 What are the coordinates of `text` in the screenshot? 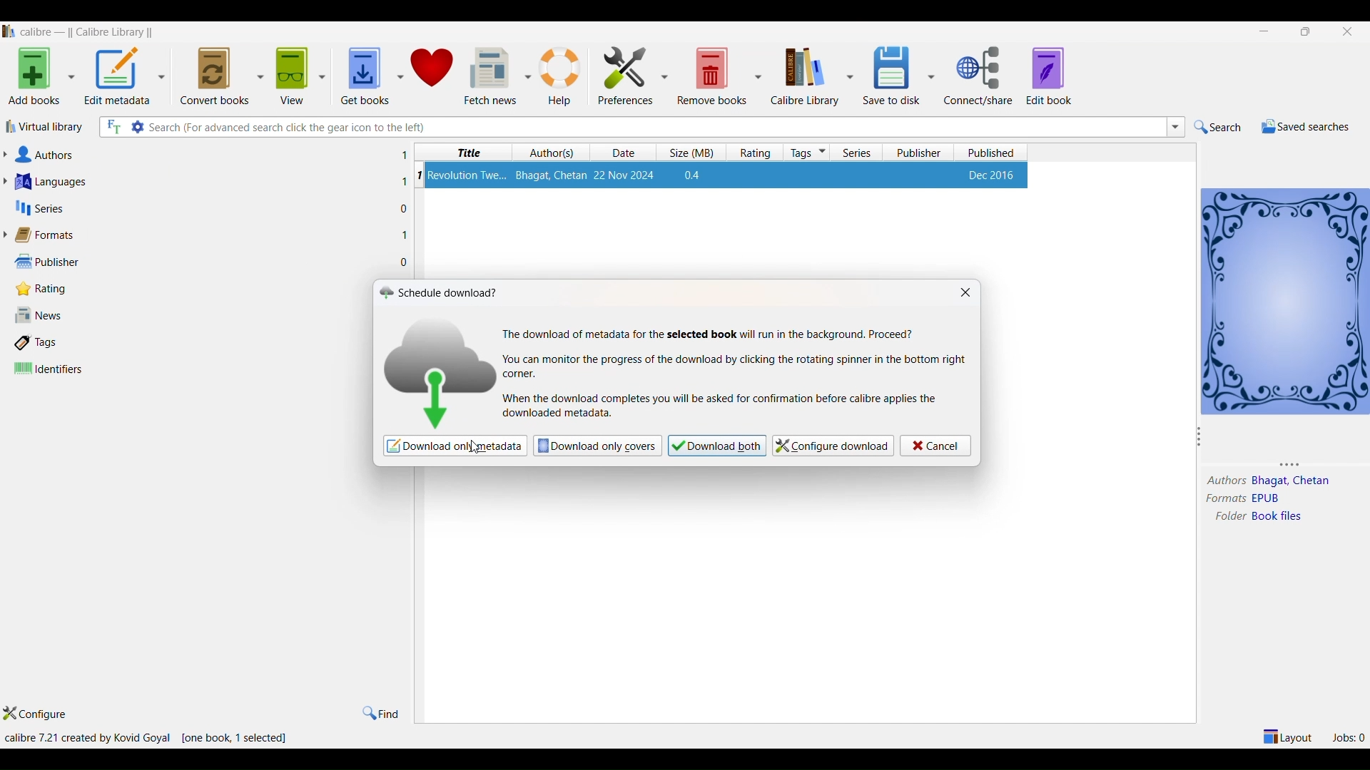 It's located at (709, 335).